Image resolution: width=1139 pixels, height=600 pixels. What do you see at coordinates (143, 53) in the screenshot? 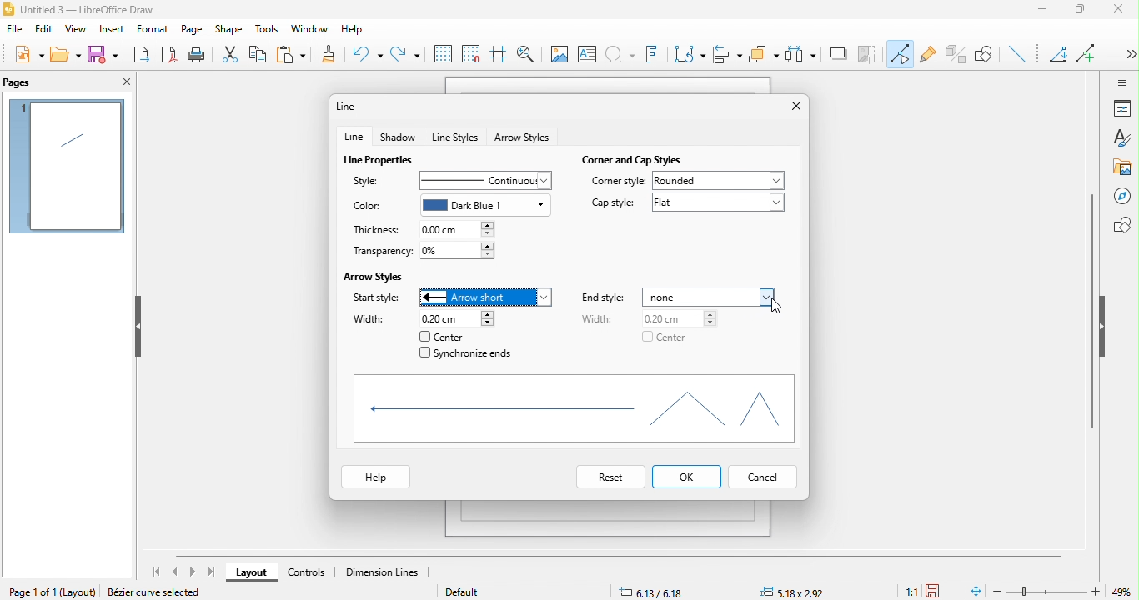
I see `export` at bounding box center [143, 53].